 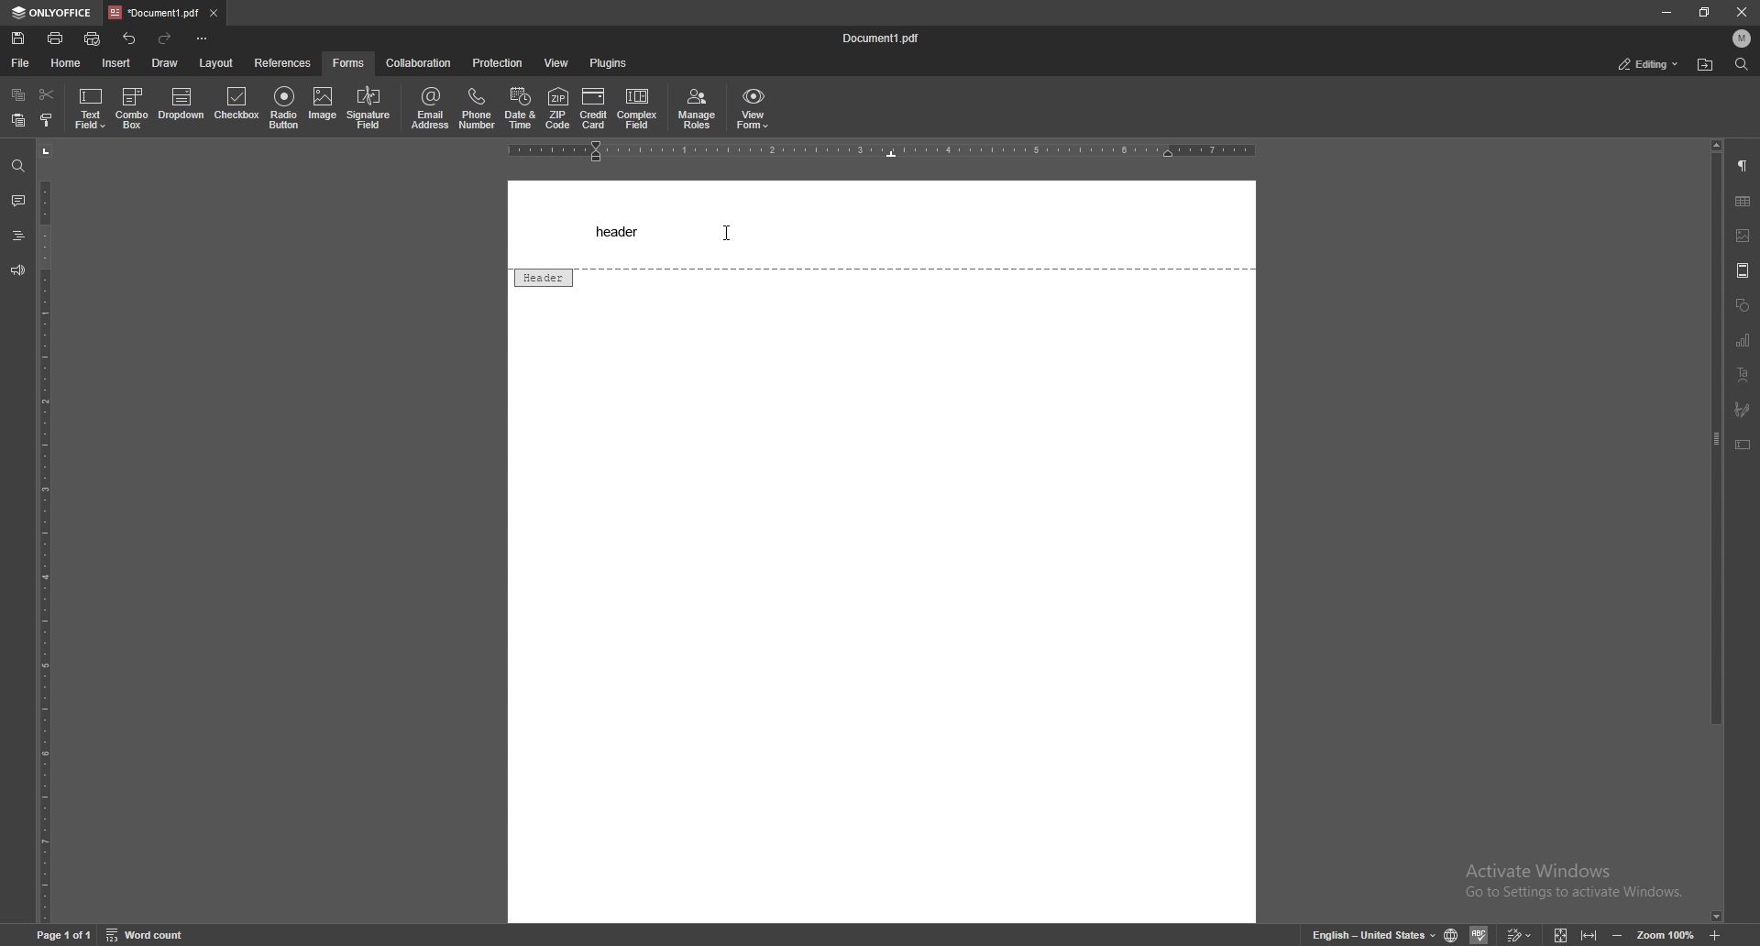 I want to click on cursor, so click(x=724, y=234).